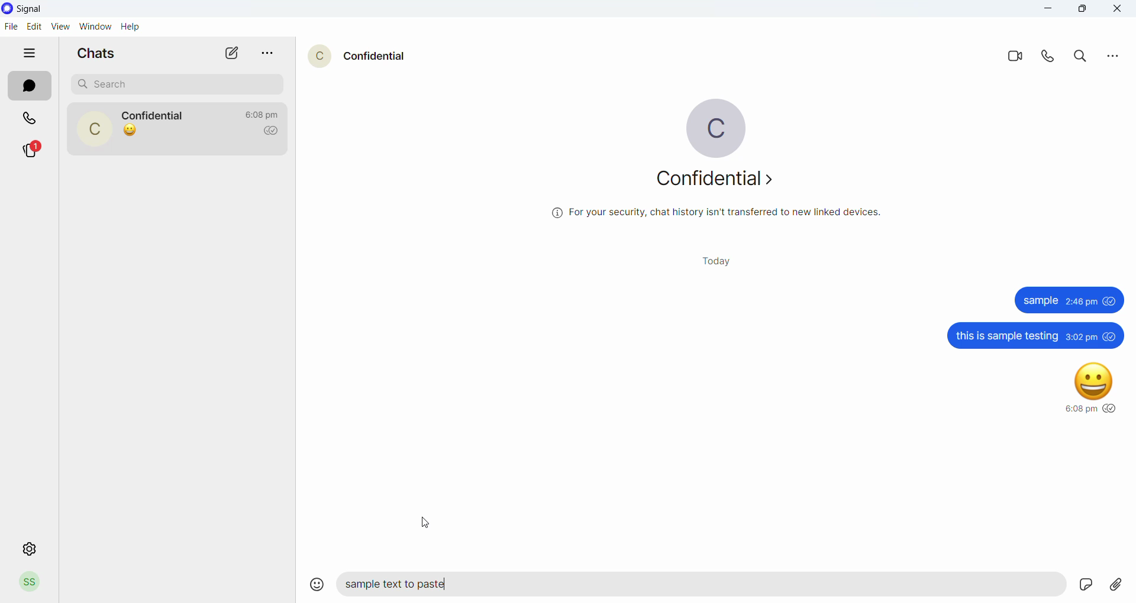  What do you see at coordinates (272, 54) in the screenshot?
I see `more options` at bounding box center [272, 54].